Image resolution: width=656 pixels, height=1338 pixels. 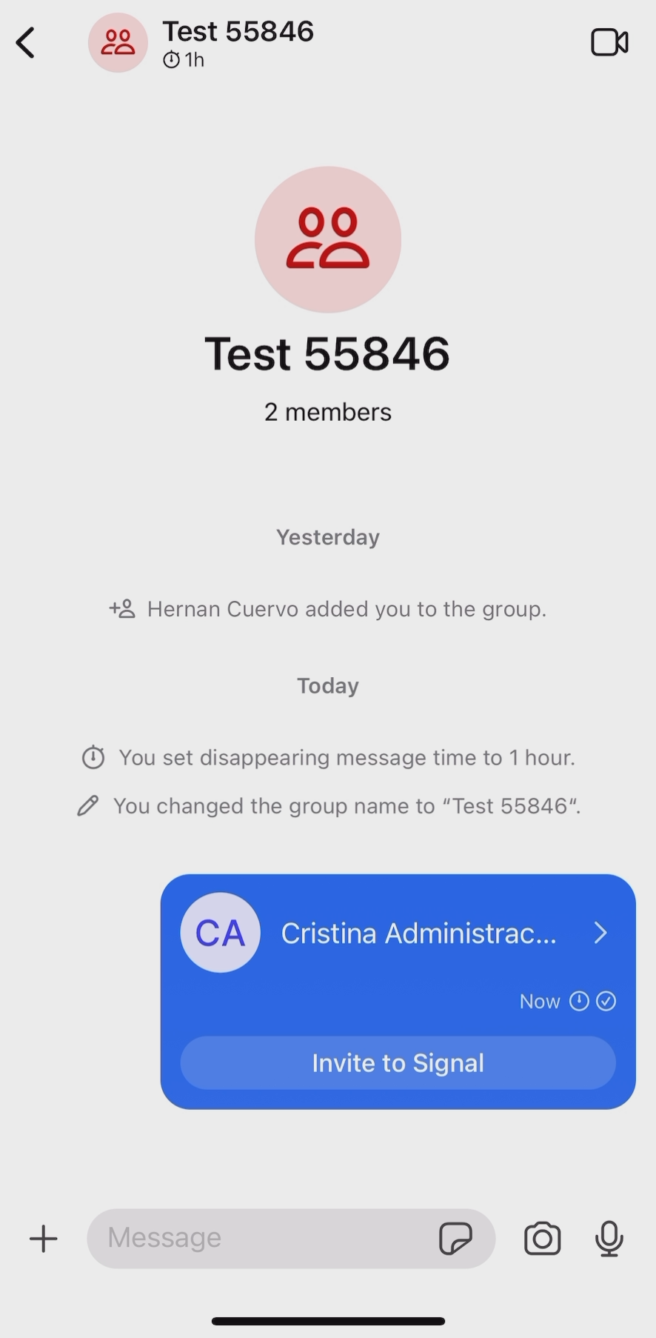 I want to click on contact card sent on the chat group, so click(x=399, y=991).